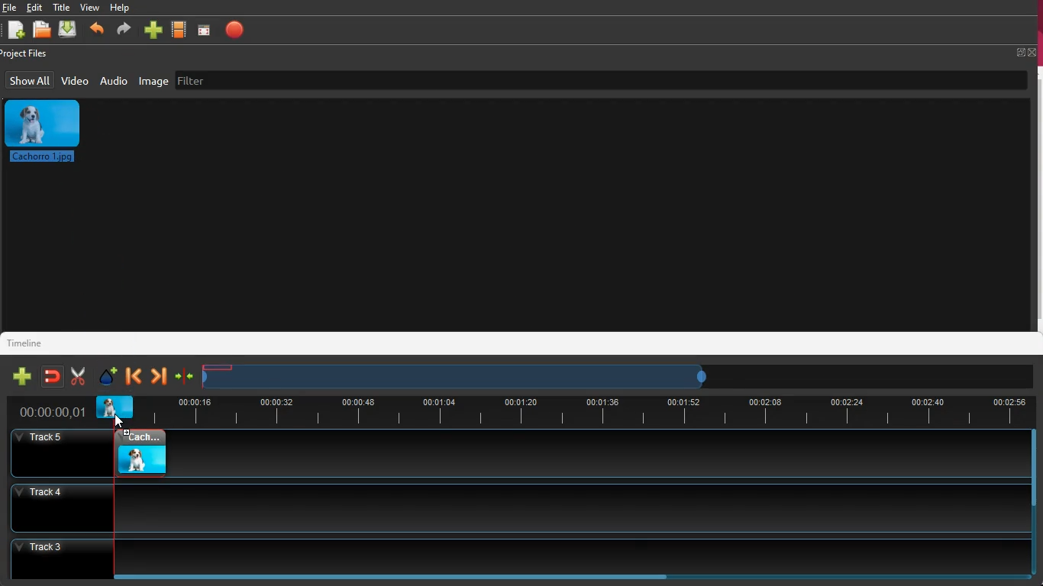 This screenshot has width=1043, height=586. Describe the element at coordinates (196, 82) in the screenshot. I see `filter` at that location.